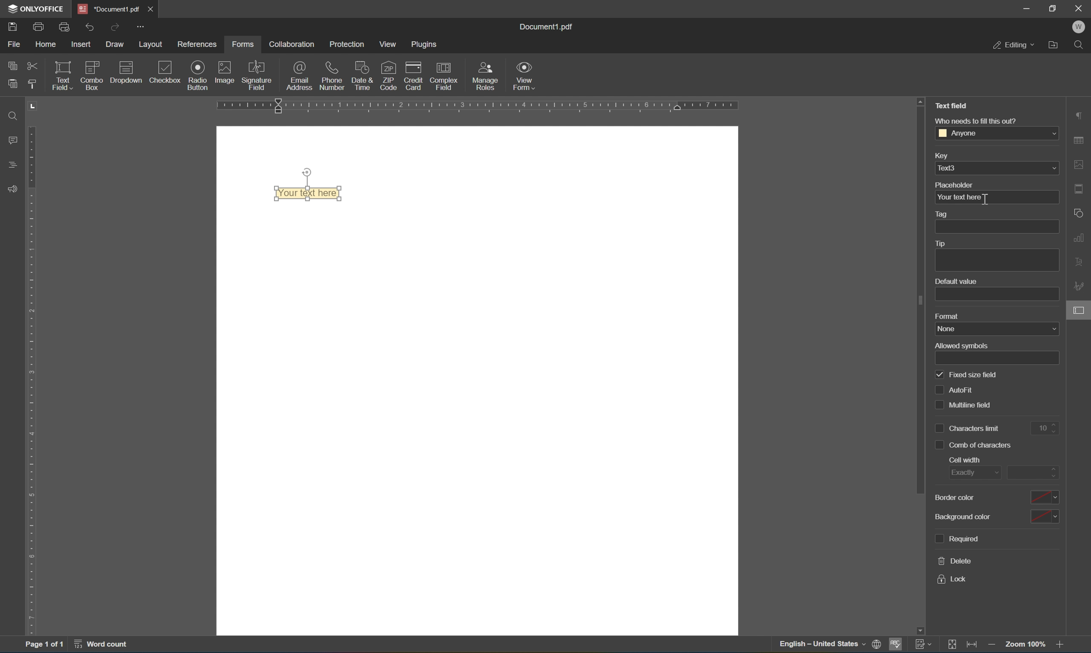 The image size is (1091, 653). Describe the element at coordinates (472, 107) in the screenshot. I see `ruler` at that location.